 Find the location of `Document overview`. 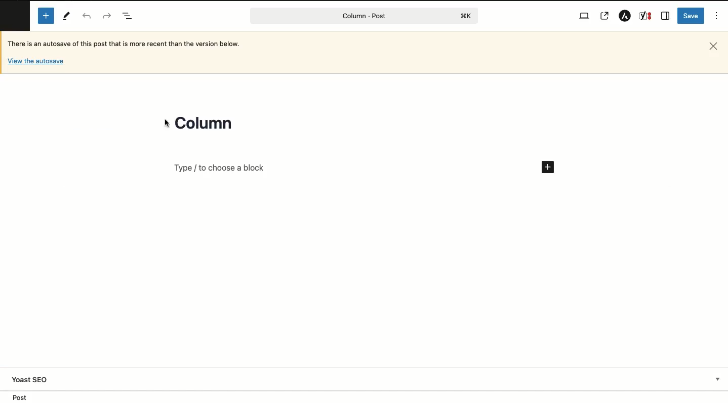

Document overview is located at coordinates (128, 15).